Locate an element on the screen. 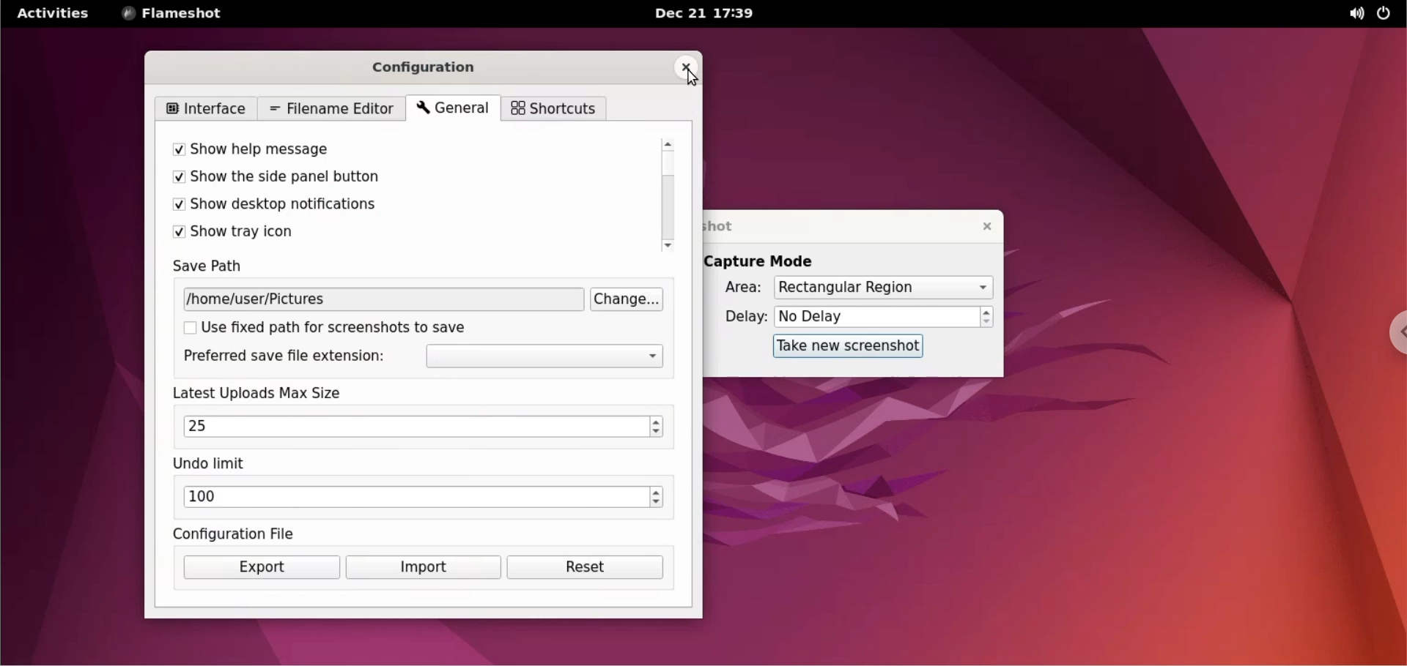  show tray icons checkbox is located at coordinates (388, 233).